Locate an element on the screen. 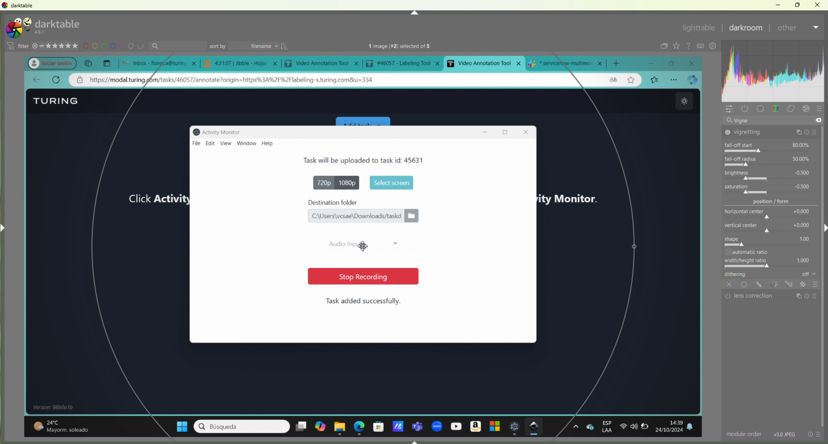 The width and height of the screenshot is (828, 444). width/height ratio is located at coordinates (767, 263).